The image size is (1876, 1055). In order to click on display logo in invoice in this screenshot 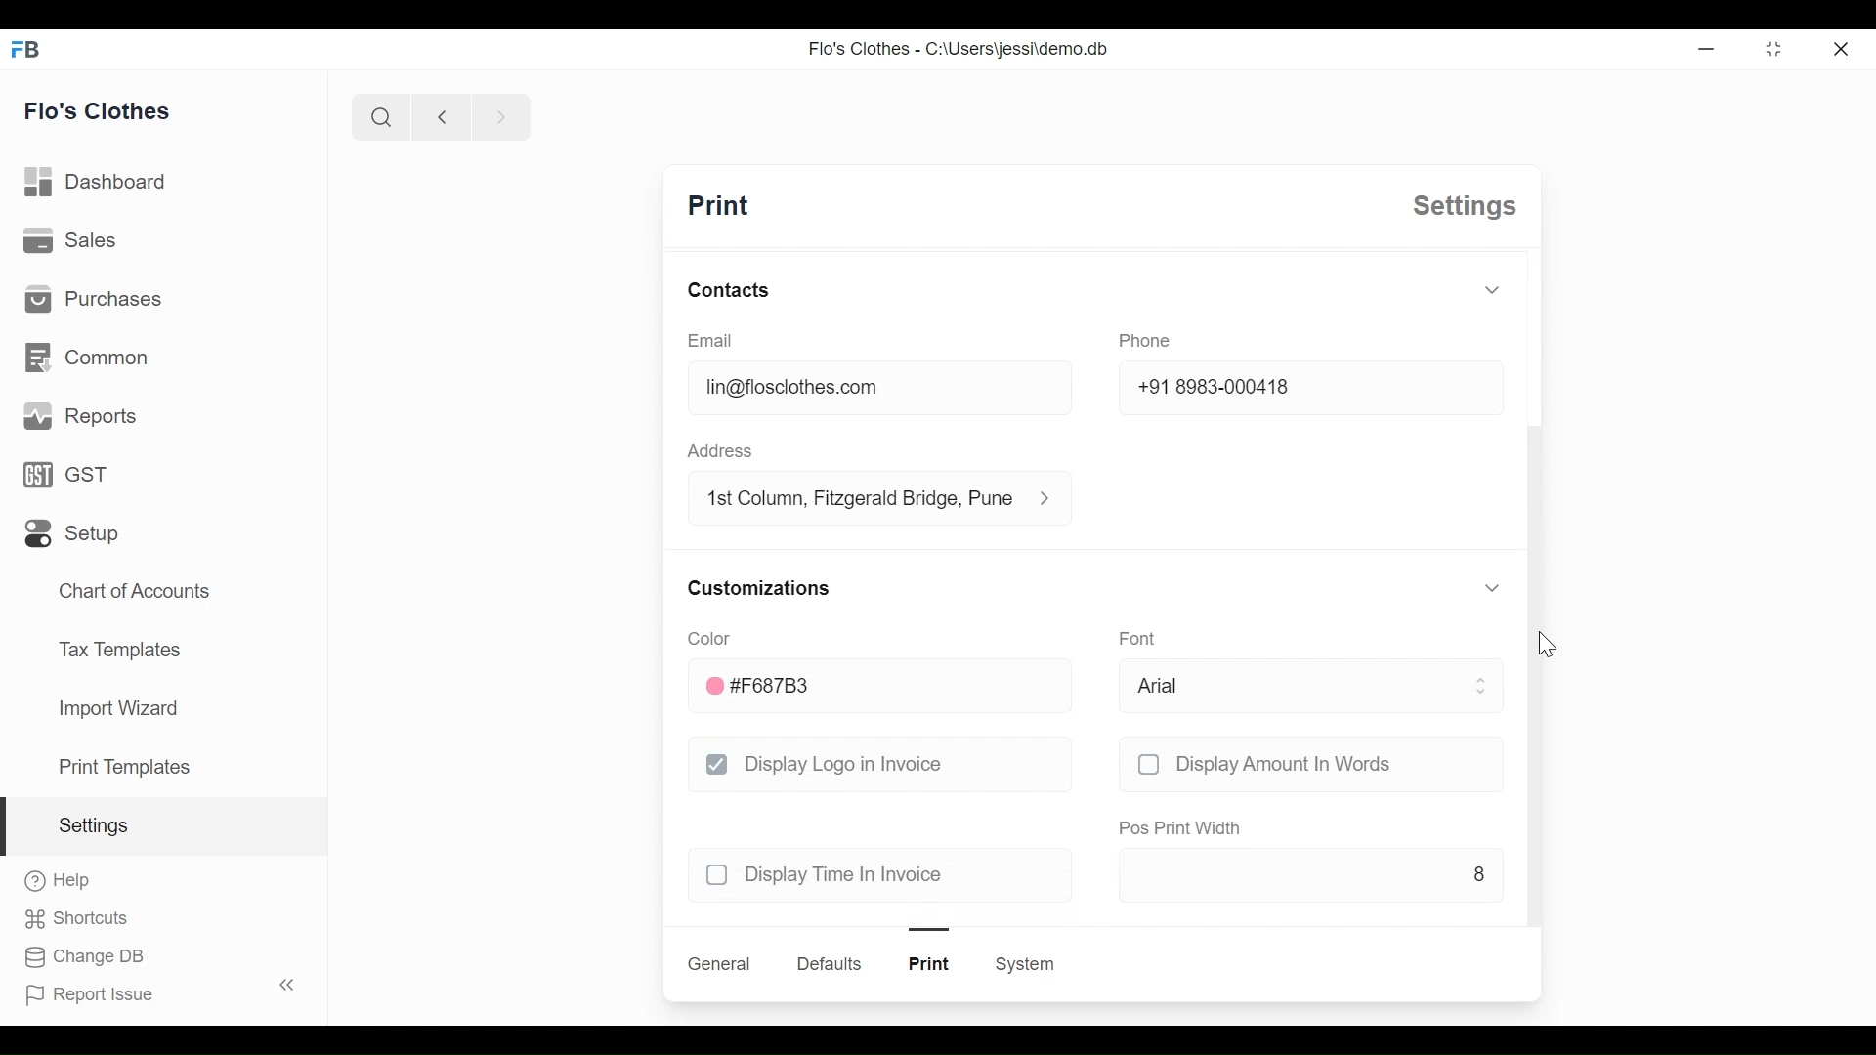, I will do `click(847, 763)`.